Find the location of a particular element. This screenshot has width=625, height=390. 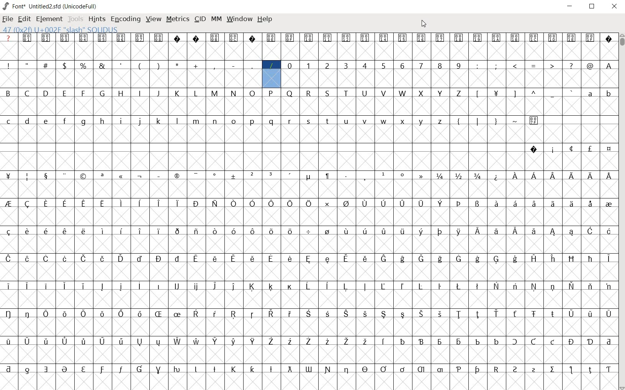

glyph is located at coordinates (553, 369).